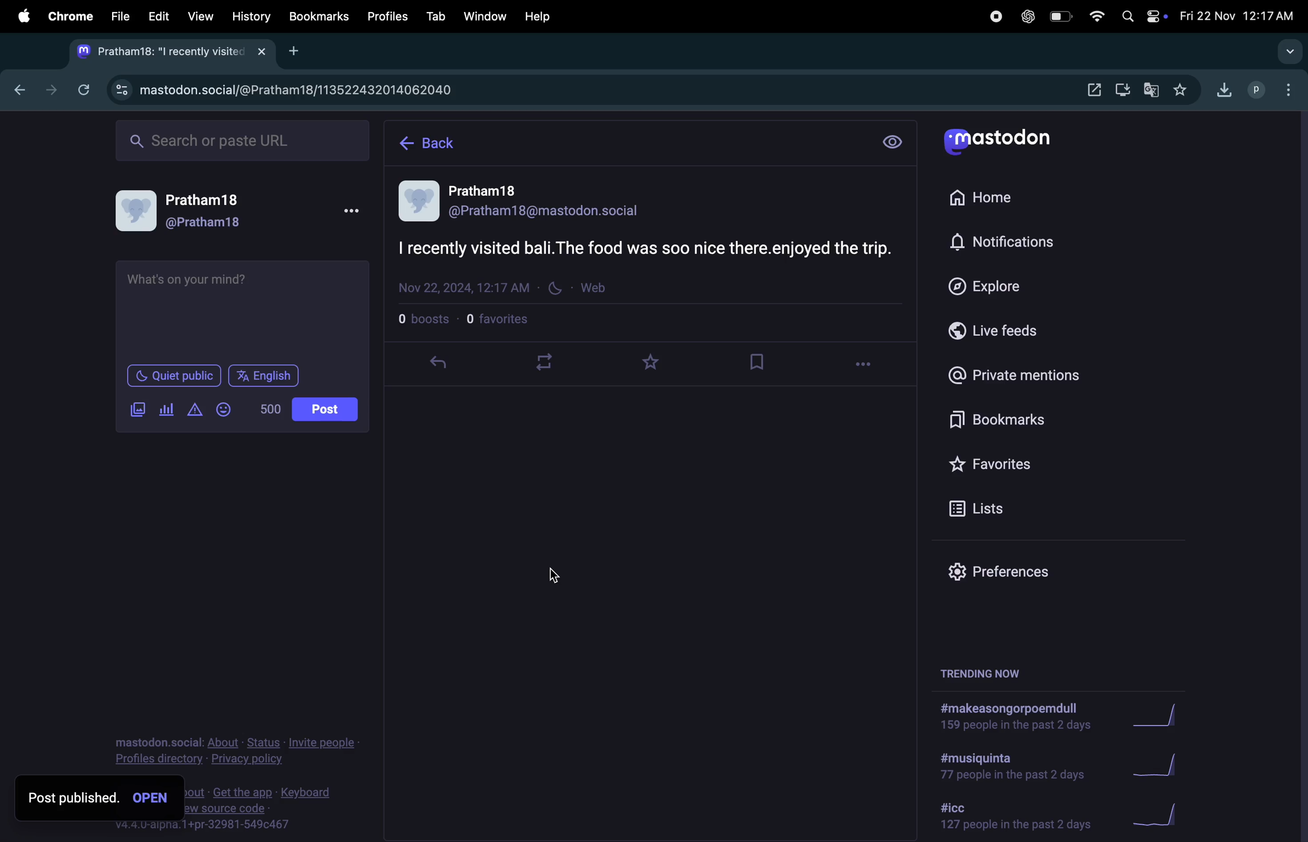  Describe the element at coordinates (1015, 375) in the screenshot. I see `private mentions` at that location.